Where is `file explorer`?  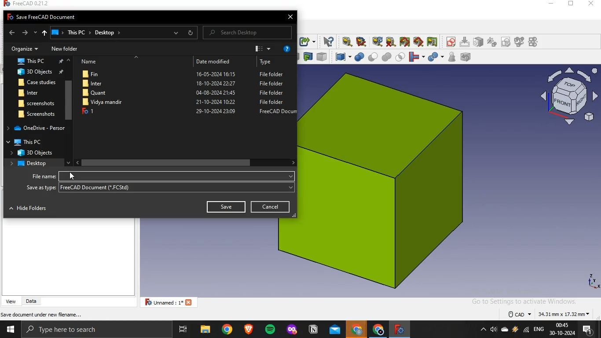 file explorer is located at coordinates (205, 329).